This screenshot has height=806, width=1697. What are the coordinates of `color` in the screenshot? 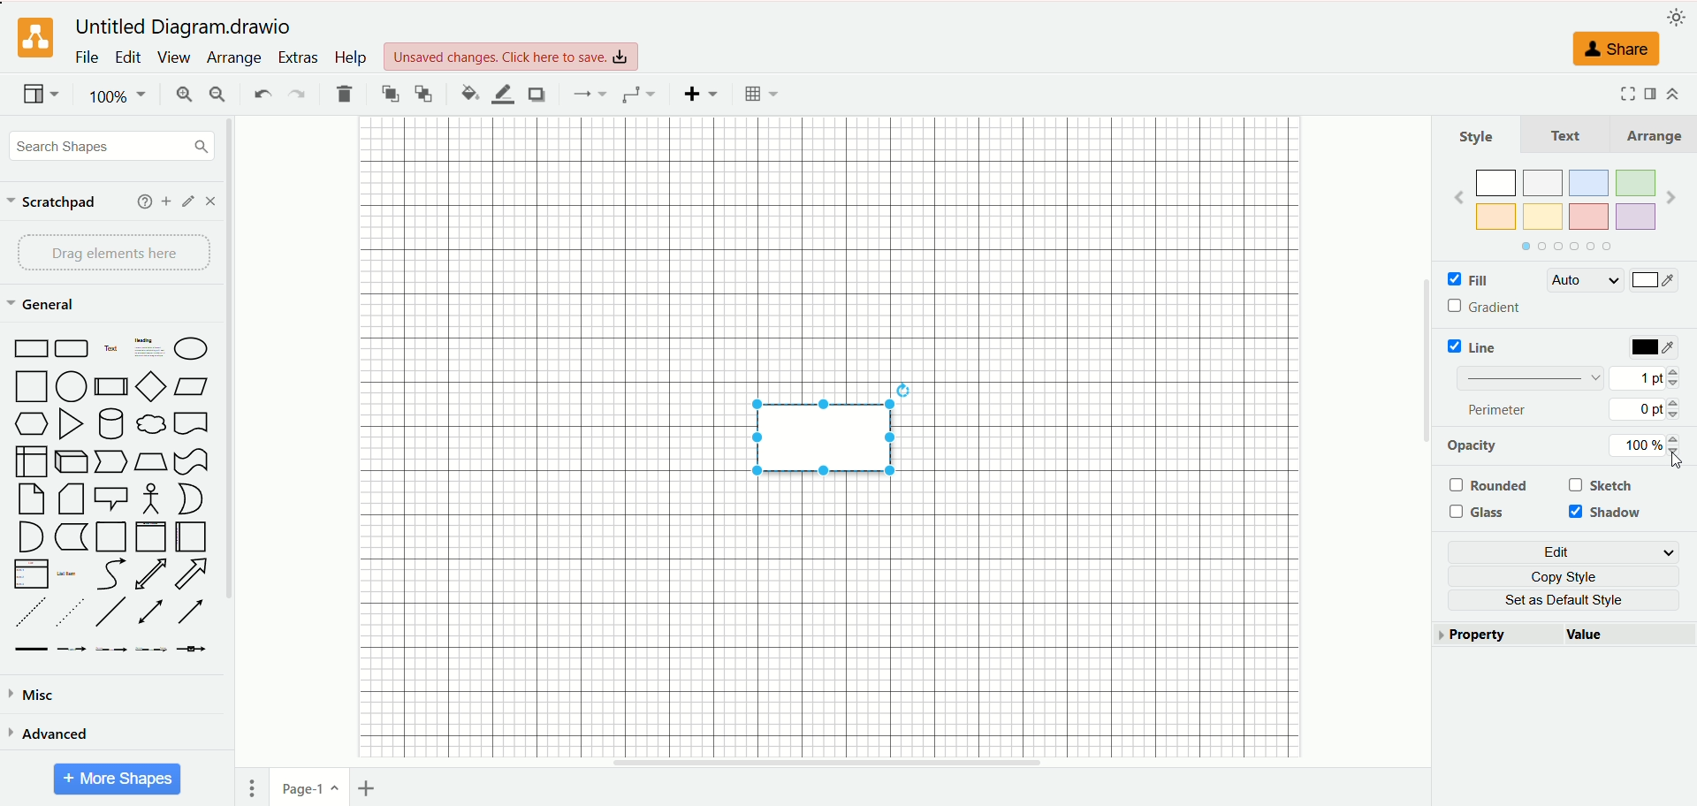 It's located at (1654, 282).